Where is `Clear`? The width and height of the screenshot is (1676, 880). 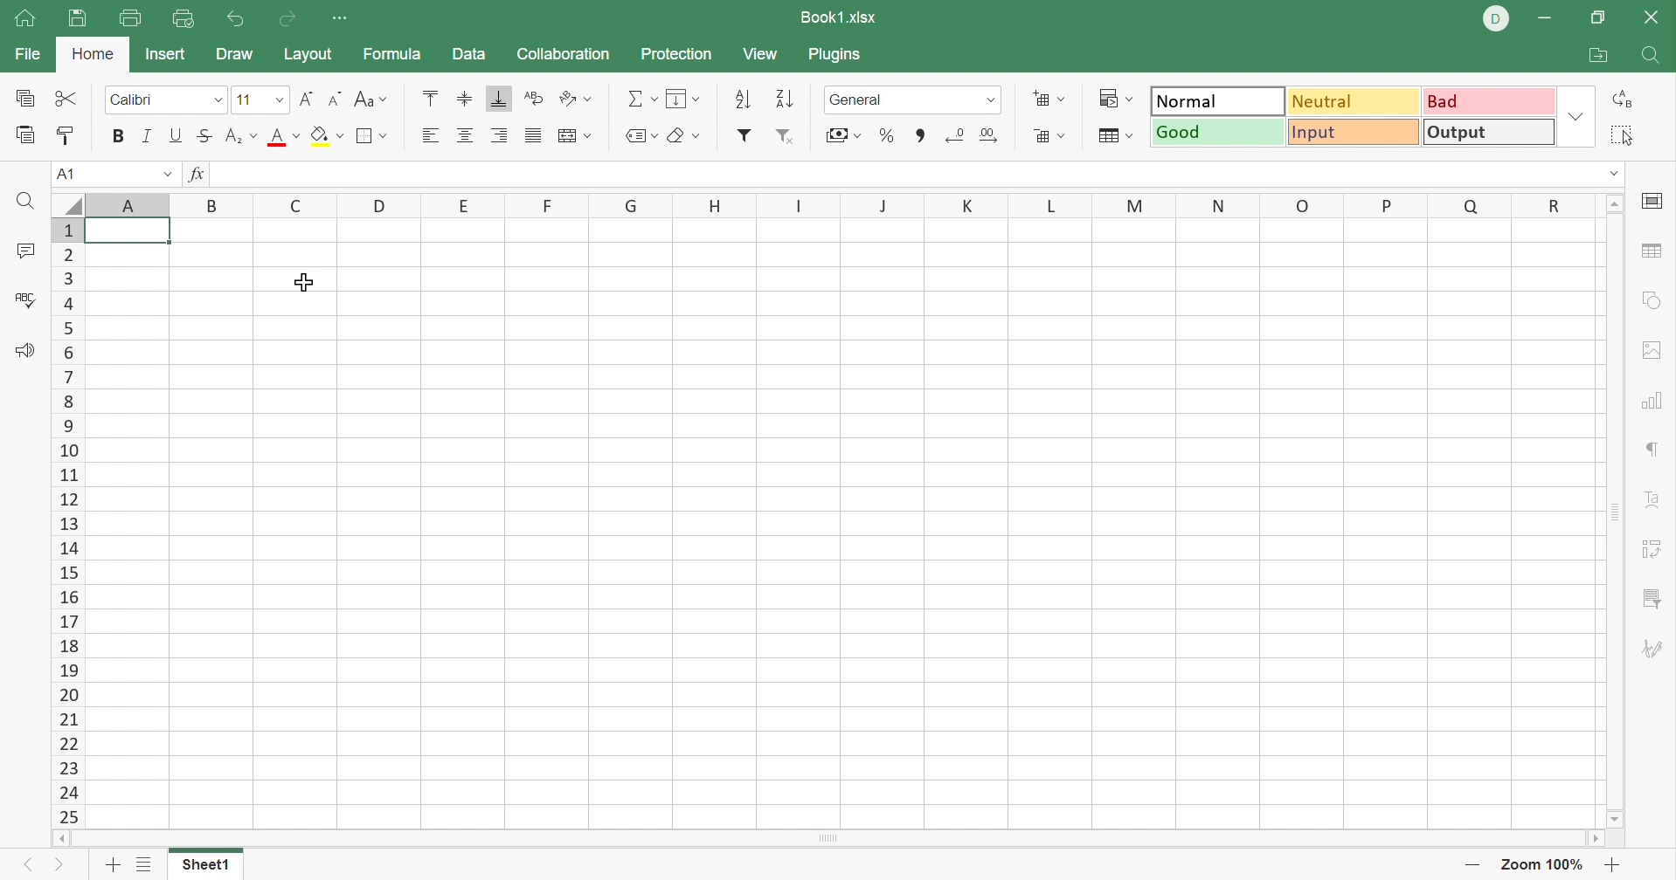
Clear is located at coordinates (684, 136).